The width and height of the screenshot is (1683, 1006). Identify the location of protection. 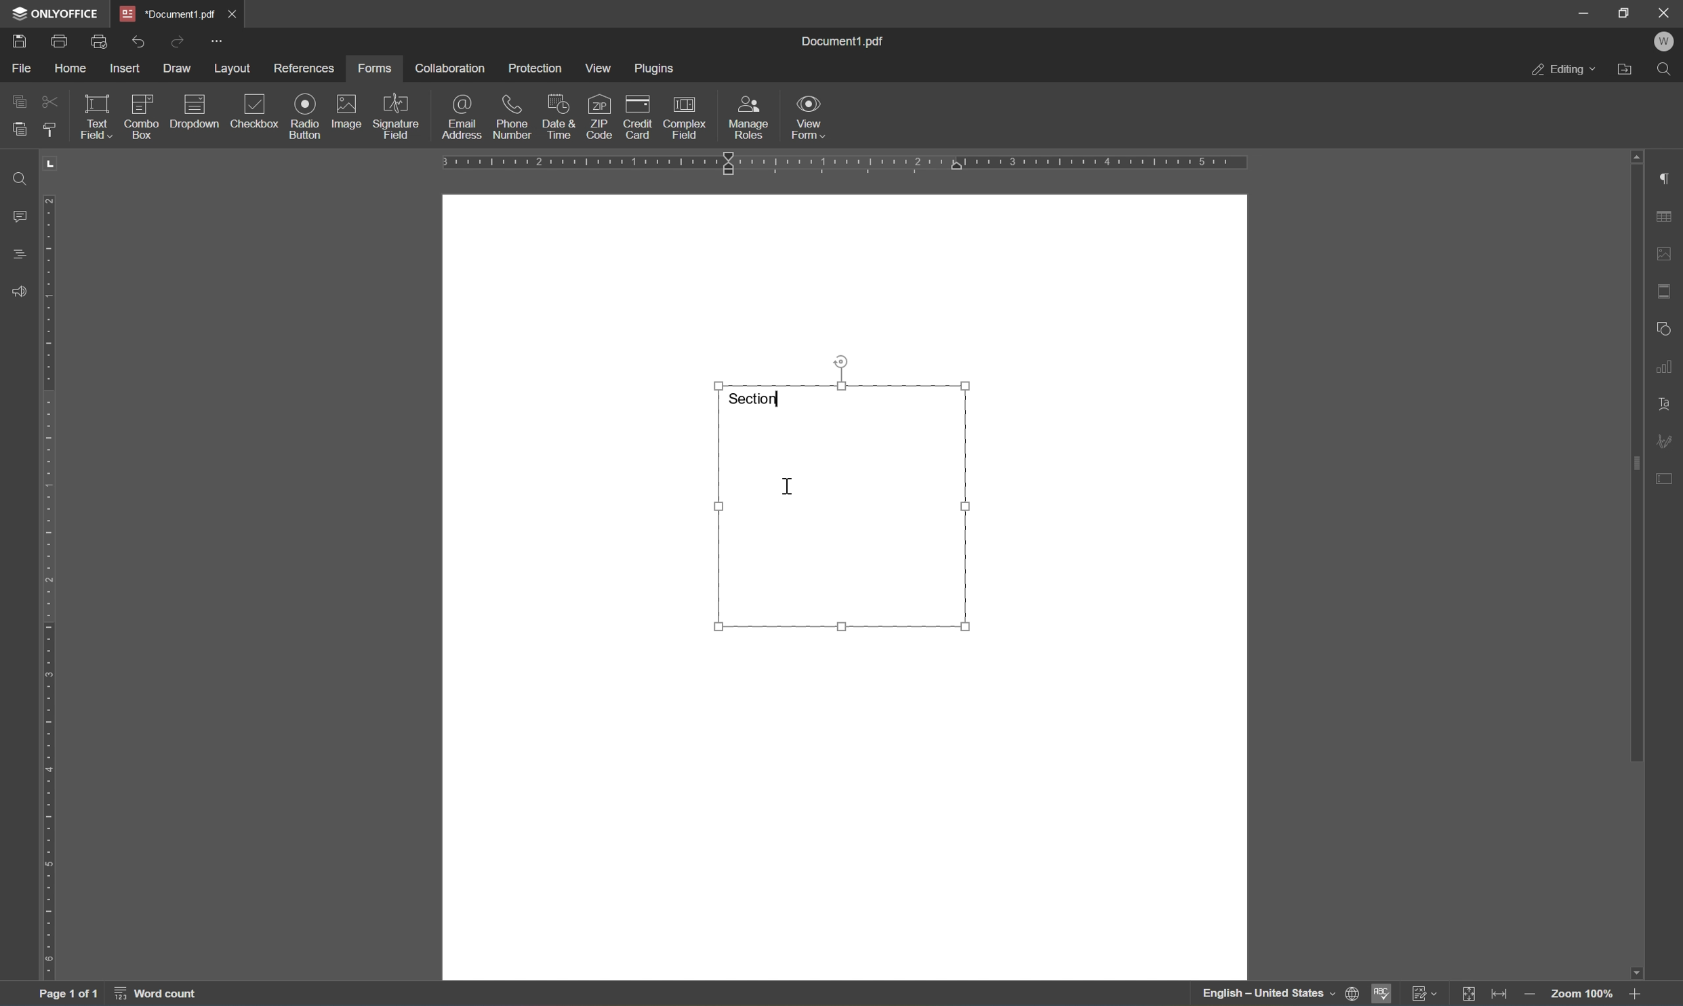
(537, 68).